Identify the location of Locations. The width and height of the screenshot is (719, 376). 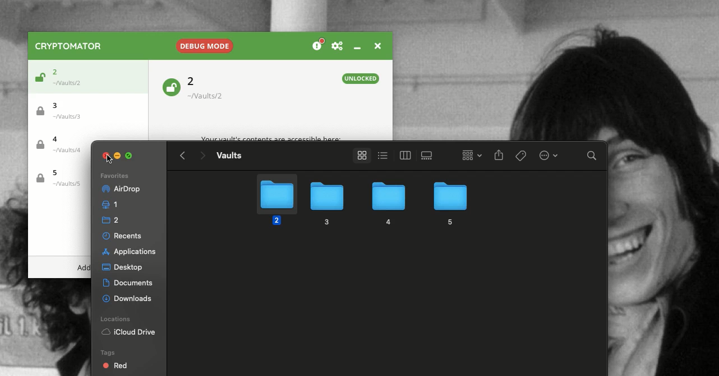
(126, 299).